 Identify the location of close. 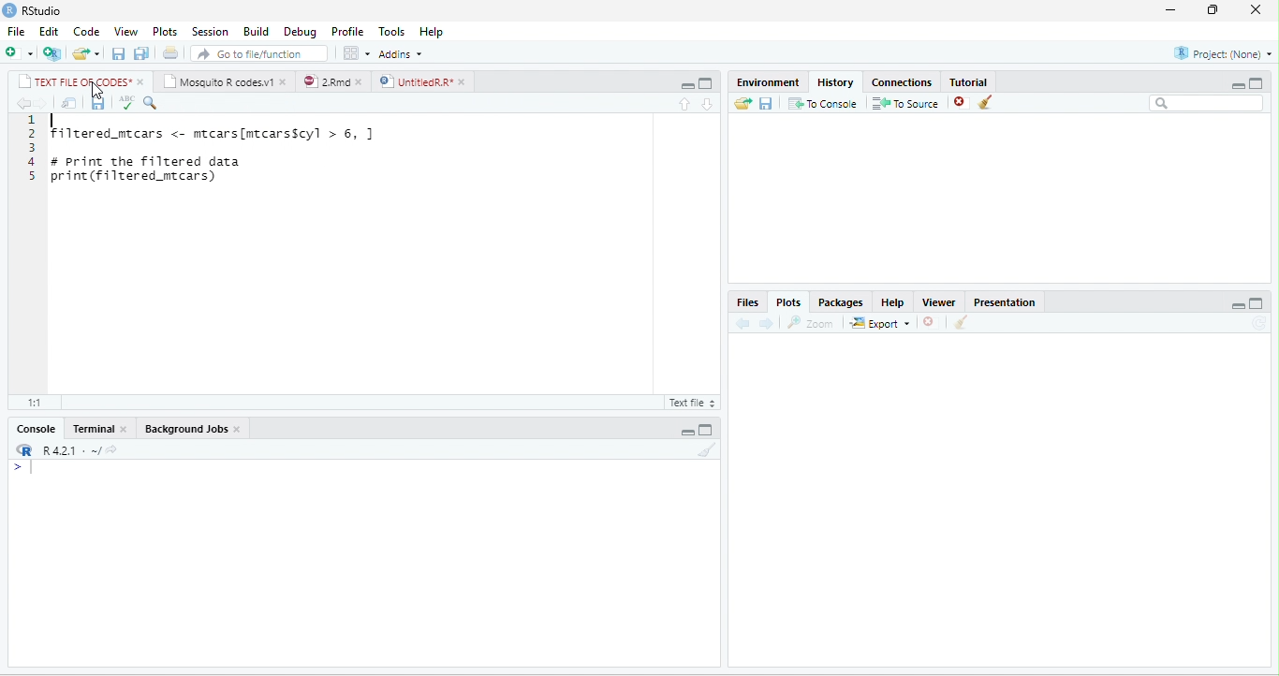
(1256, 9).